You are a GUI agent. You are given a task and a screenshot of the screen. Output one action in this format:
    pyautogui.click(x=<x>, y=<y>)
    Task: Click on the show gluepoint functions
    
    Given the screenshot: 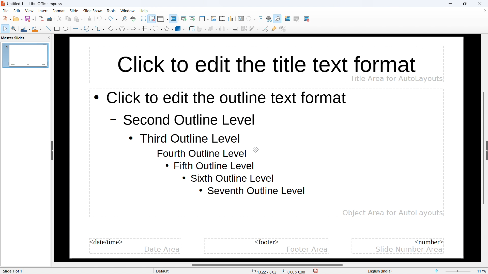 What is the action you would take?
    pyautogui.click(x=274, y=29)
    